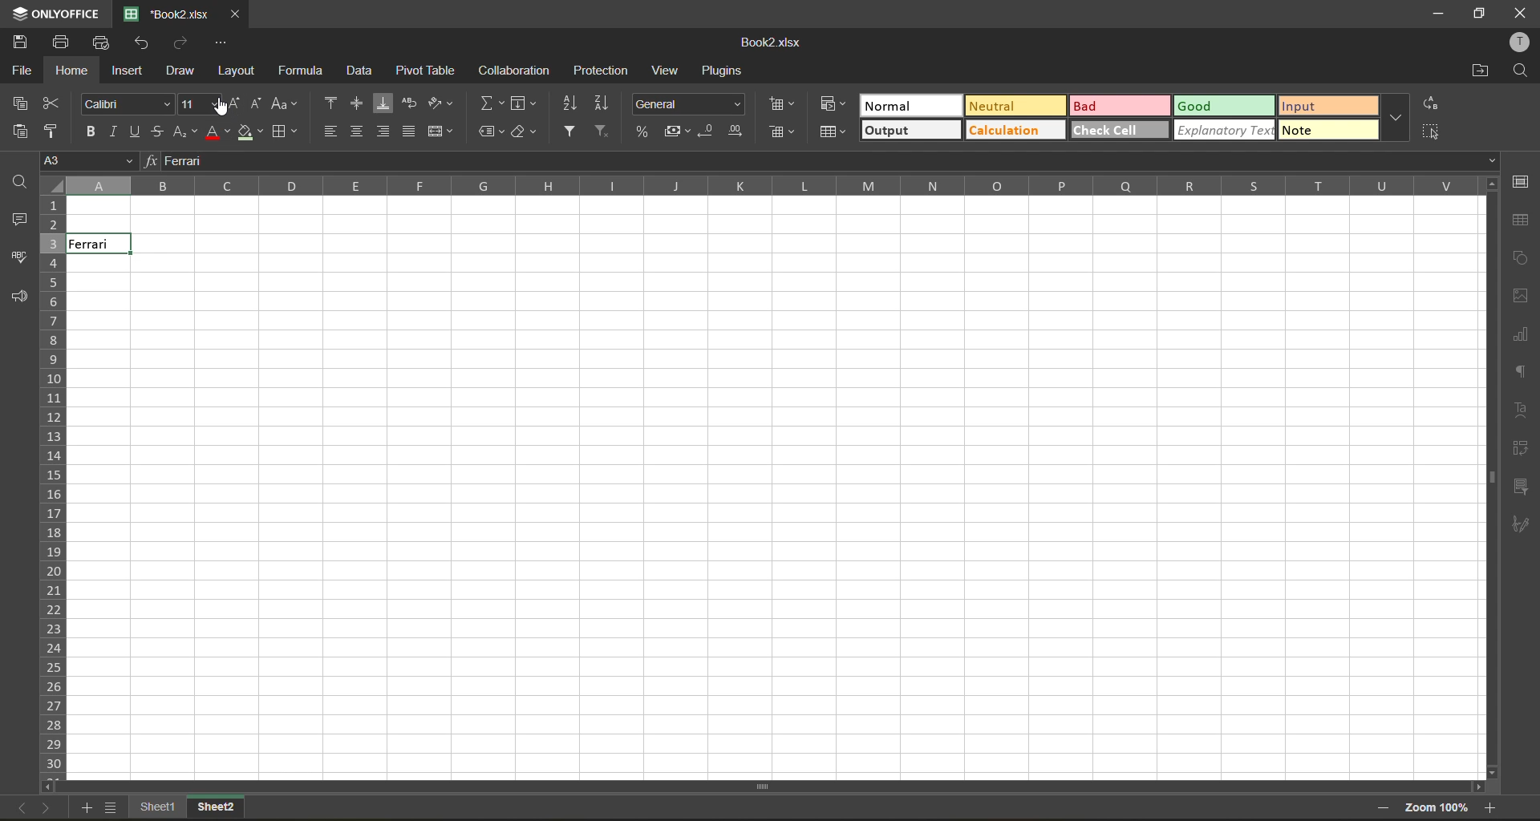  I want to click on clear filter, so click(602, 130).